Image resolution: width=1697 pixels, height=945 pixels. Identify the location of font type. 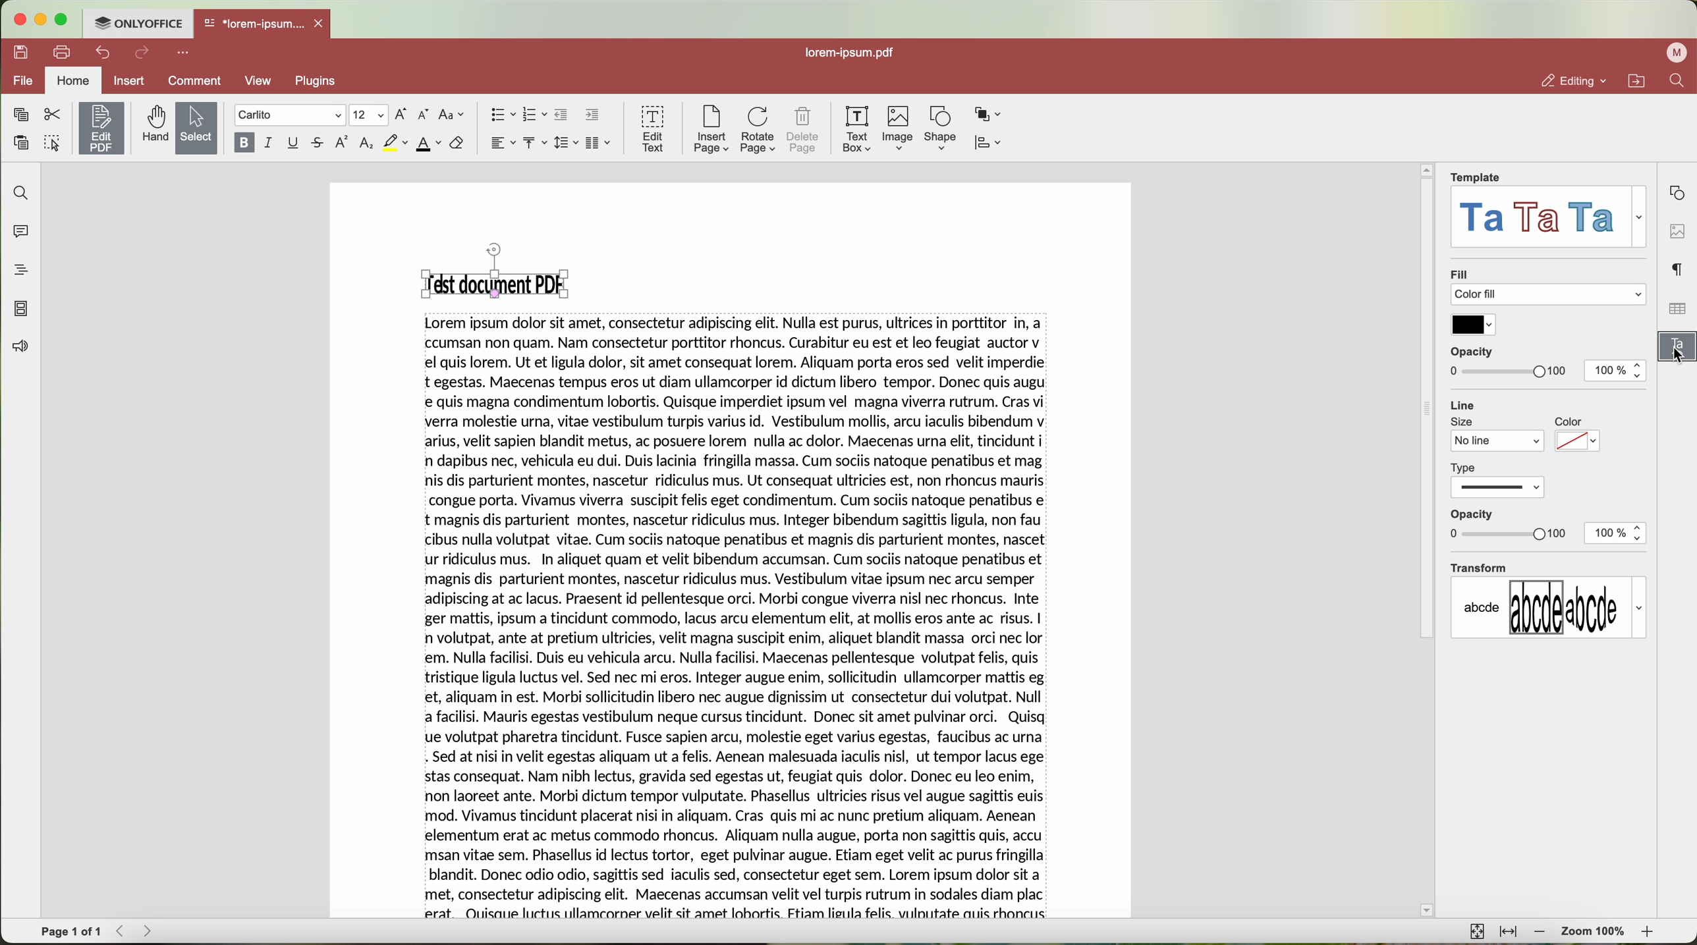
(289, 115).